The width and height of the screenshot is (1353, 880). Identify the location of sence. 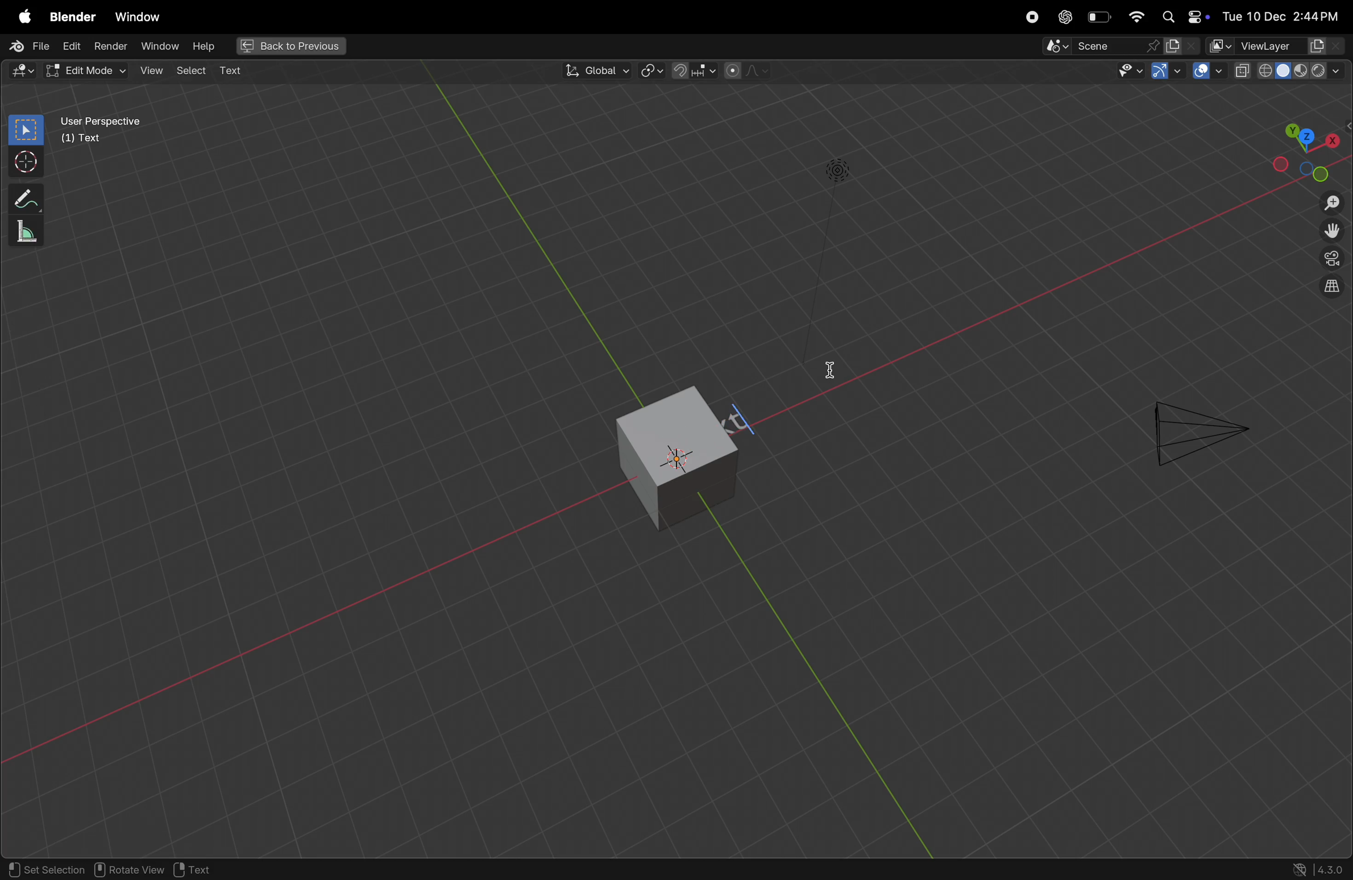
(1093, 48).